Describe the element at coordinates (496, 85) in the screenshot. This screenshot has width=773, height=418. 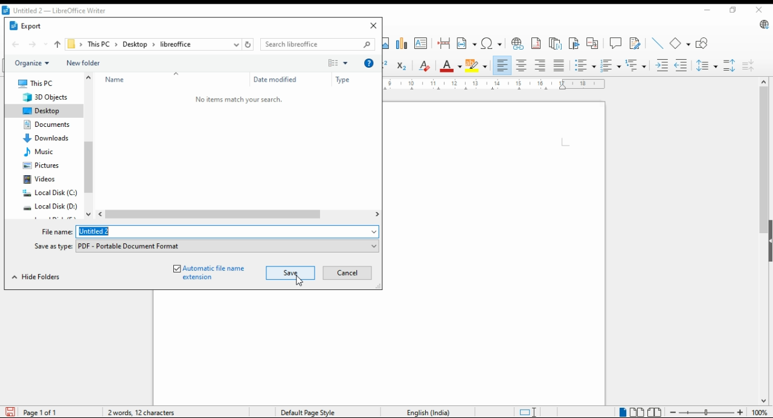
I see `ruler` at that location.